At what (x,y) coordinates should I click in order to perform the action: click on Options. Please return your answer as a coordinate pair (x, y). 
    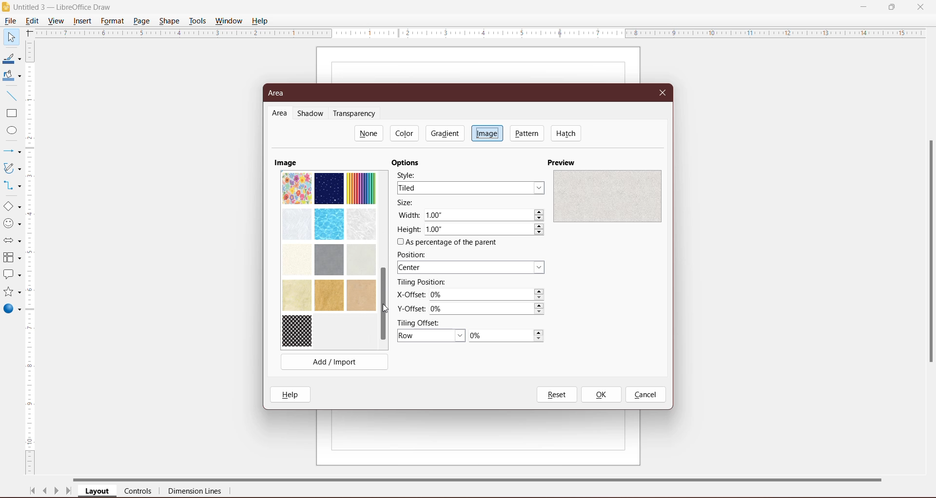
    Looking at the image, I should click on (408, 163).